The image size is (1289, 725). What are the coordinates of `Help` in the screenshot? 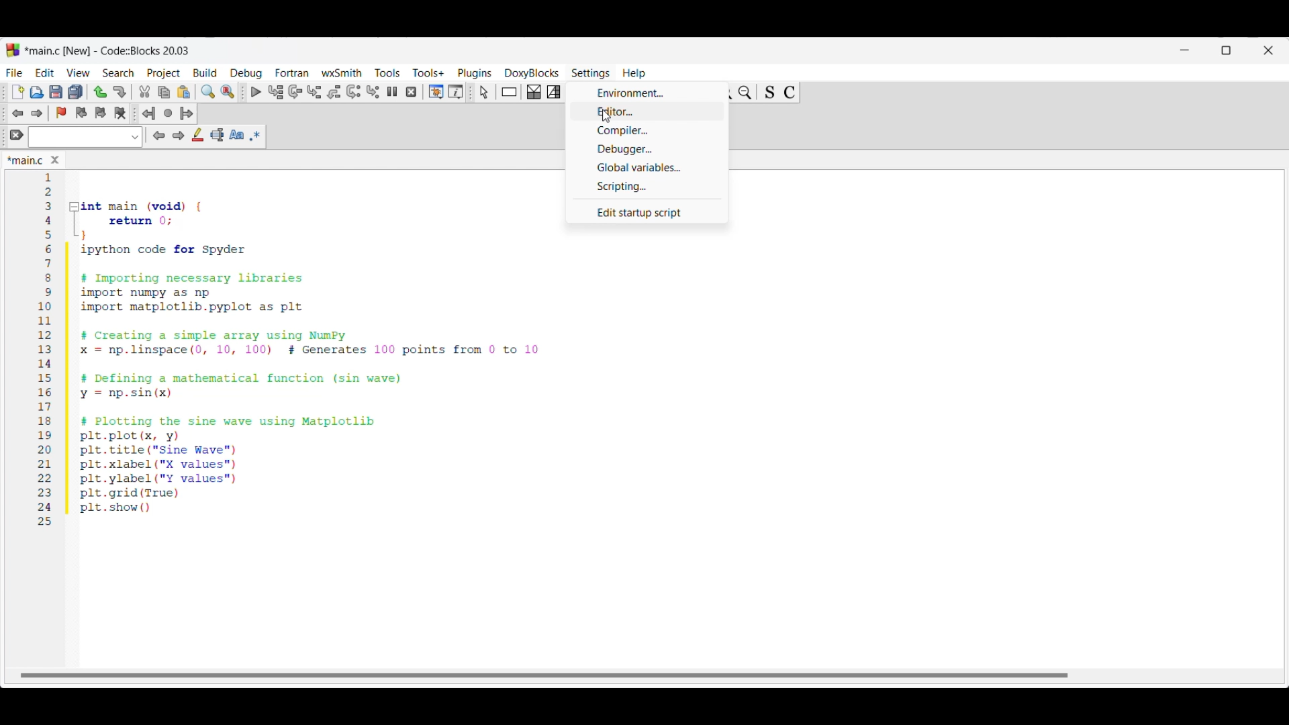 It's located at (638, 71).